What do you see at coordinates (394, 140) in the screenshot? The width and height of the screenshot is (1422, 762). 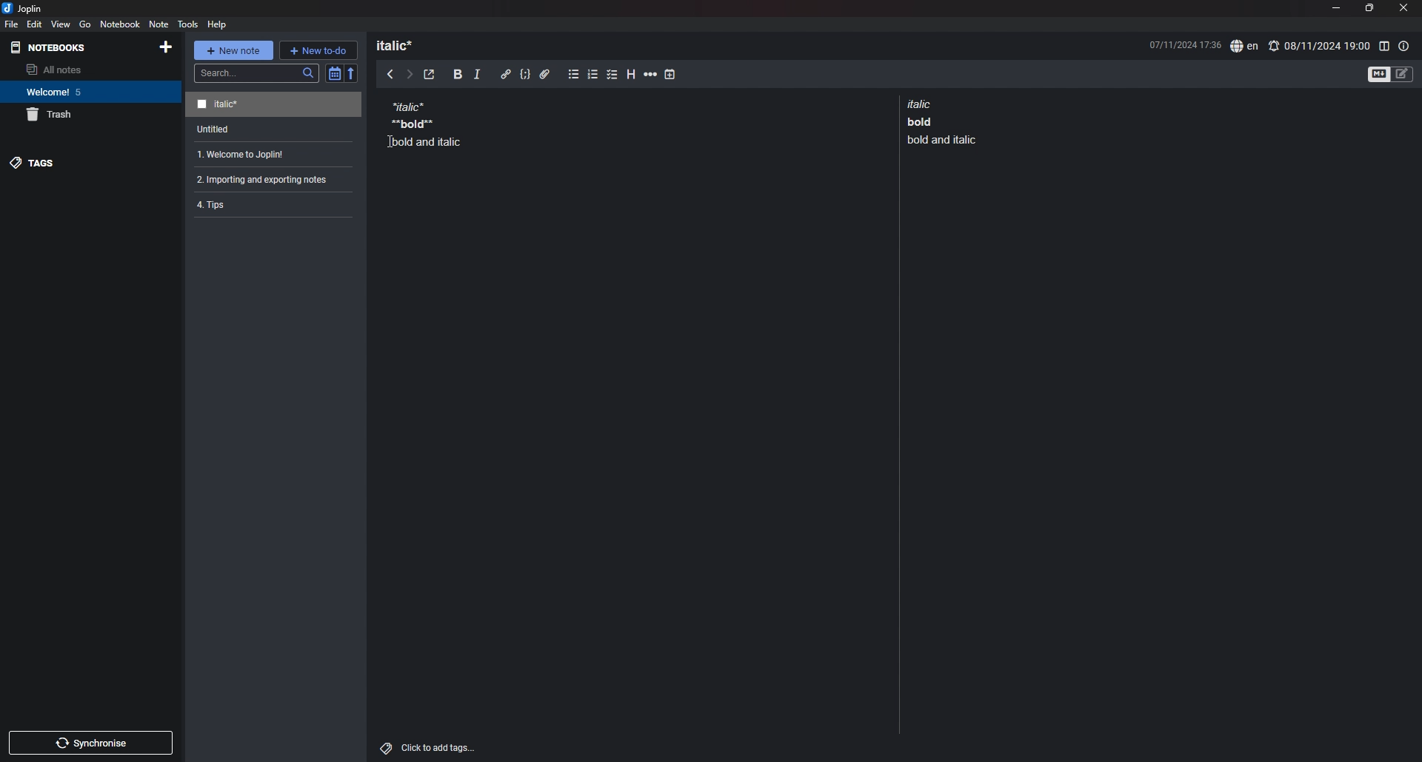 I see `Cursor` at bounding box center [394, 140].